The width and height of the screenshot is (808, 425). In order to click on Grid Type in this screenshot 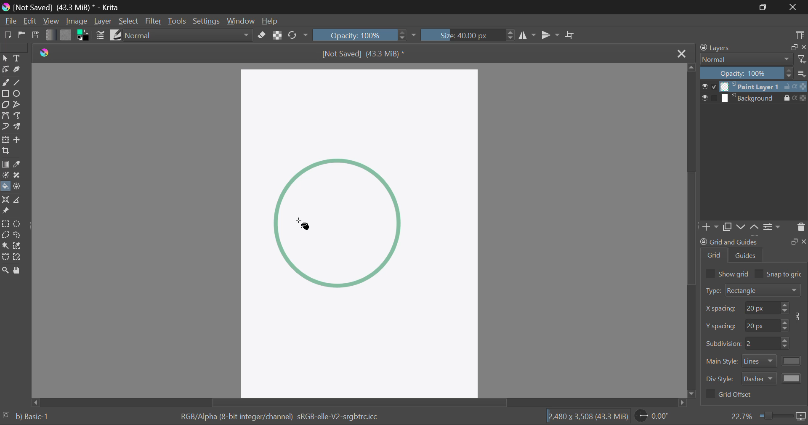, I will do `click(754, 291)`.